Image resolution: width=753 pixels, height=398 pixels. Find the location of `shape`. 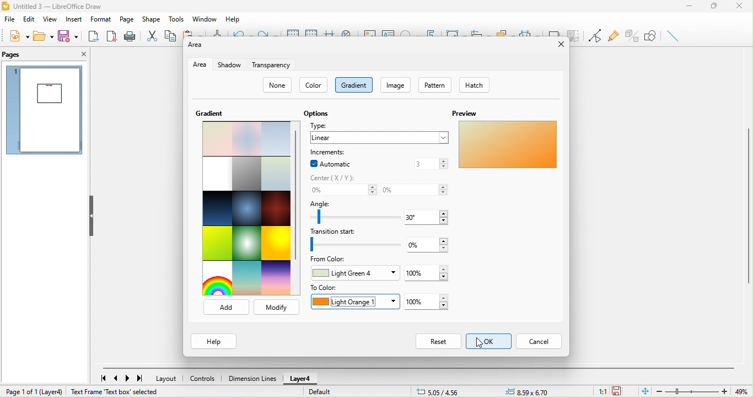

shape is located at coordinates (150, 18).